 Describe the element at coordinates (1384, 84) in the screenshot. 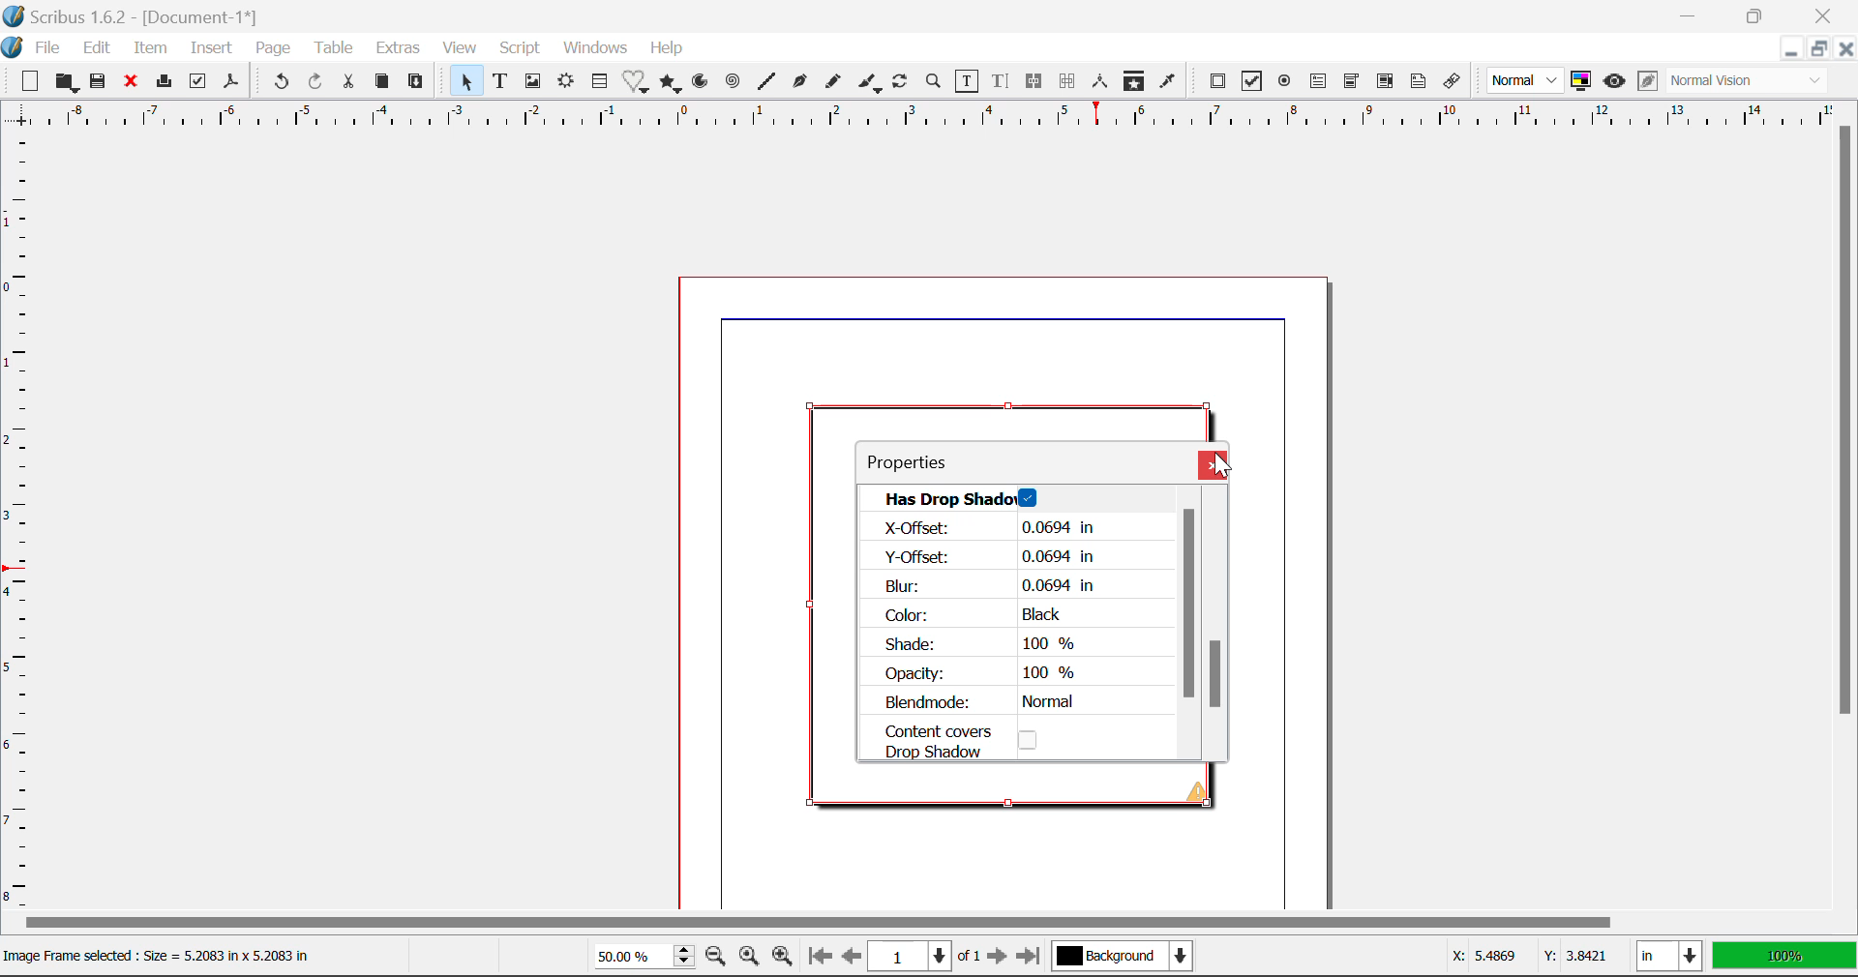

I see `Pdf List box` at that location.